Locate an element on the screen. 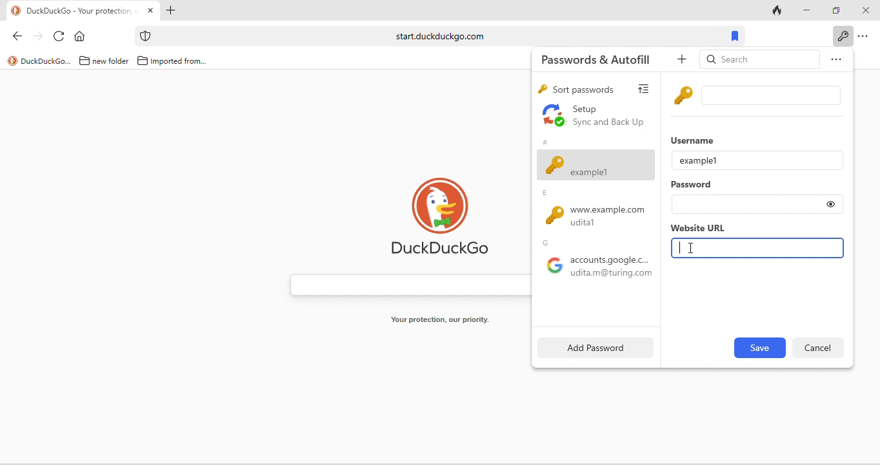  view is located at coordinates (647, 87).